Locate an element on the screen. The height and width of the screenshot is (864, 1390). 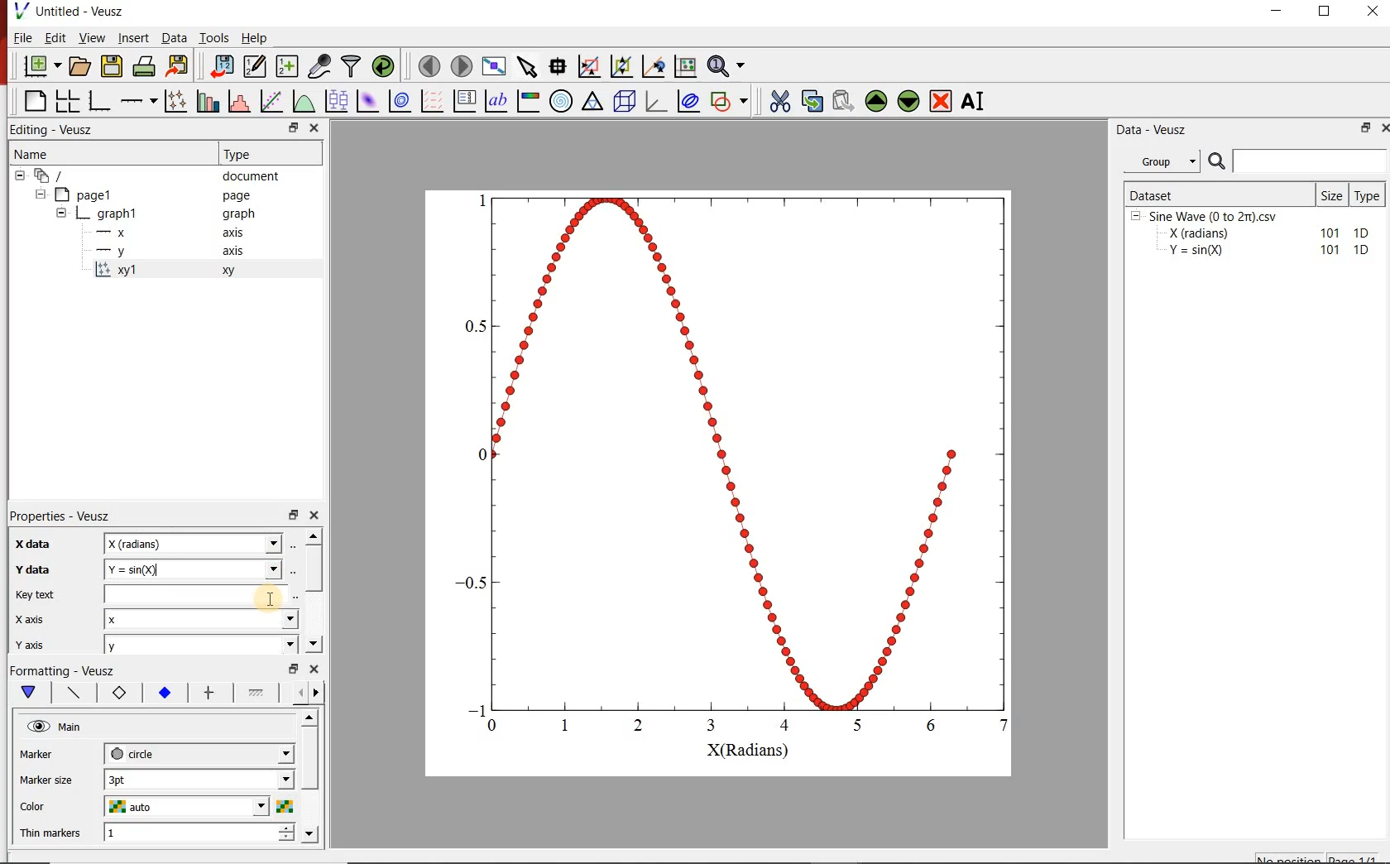
textbox is located at coordinates (197, 593).